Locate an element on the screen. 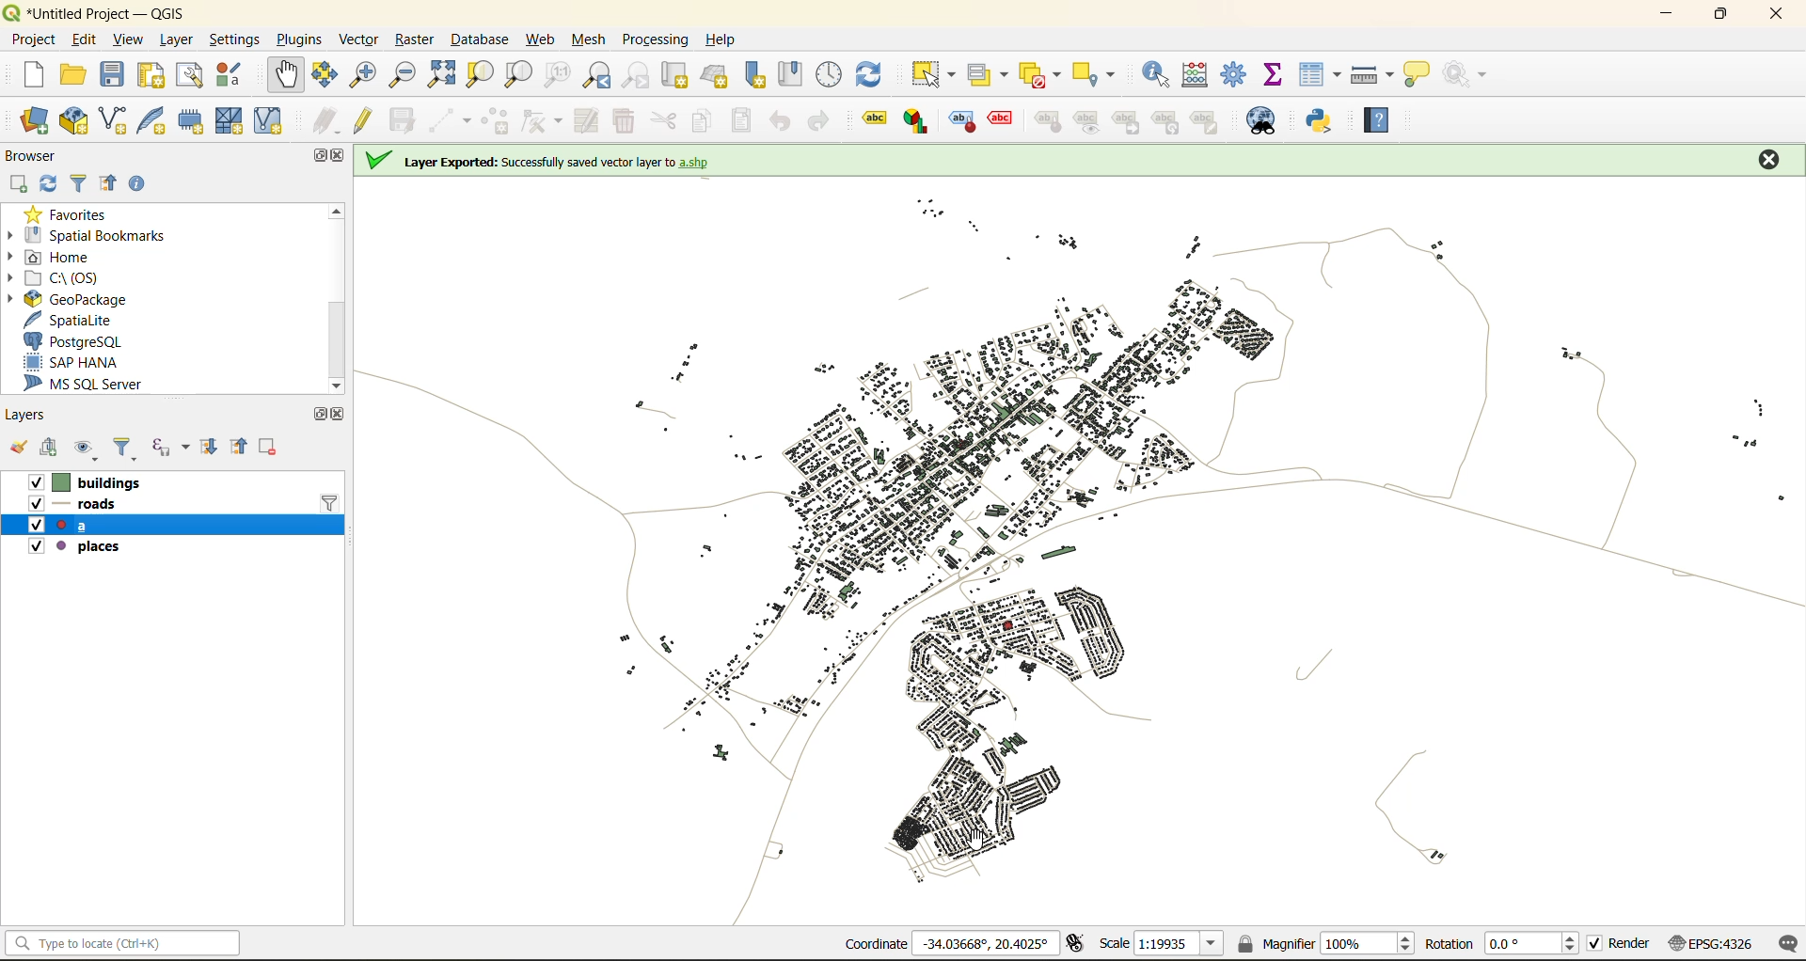 The height and width of the screenshot is (961, 1806). new is located at coordinates (35, 75).